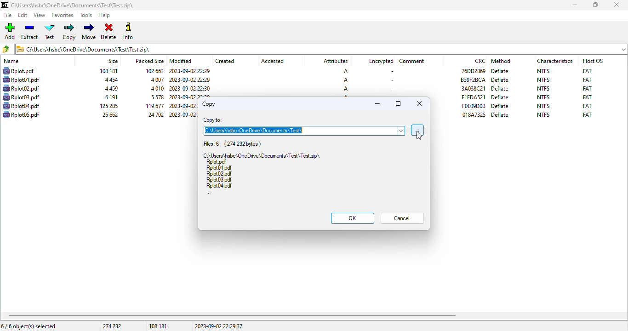  What do you see at coordinates (21, 114) in the screenshot?
I see `file` at bounding box center [21, 114].